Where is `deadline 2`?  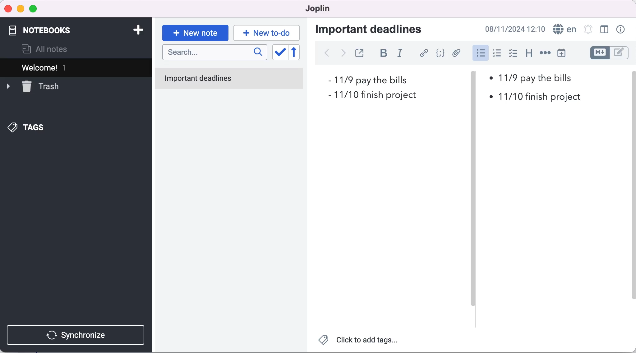
deadline 2 is located at coordinates (380, 96).